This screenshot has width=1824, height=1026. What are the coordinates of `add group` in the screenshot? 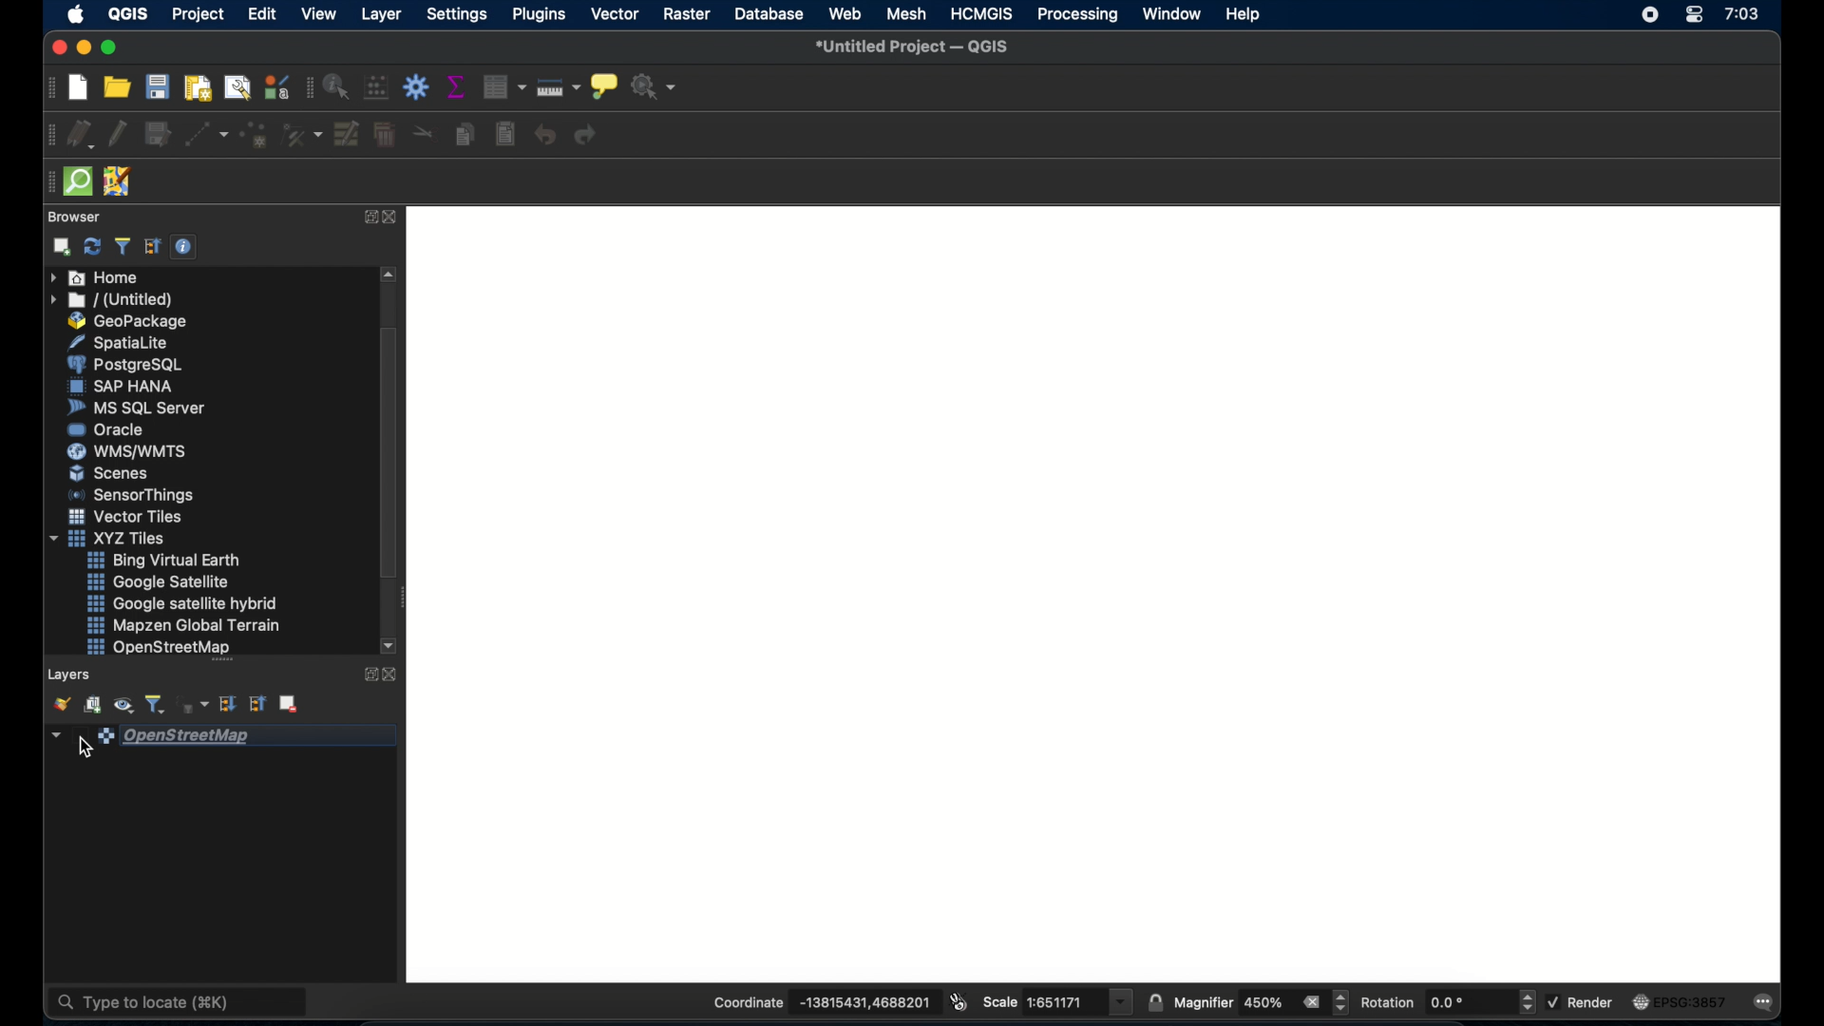 It's located at (91, 704).